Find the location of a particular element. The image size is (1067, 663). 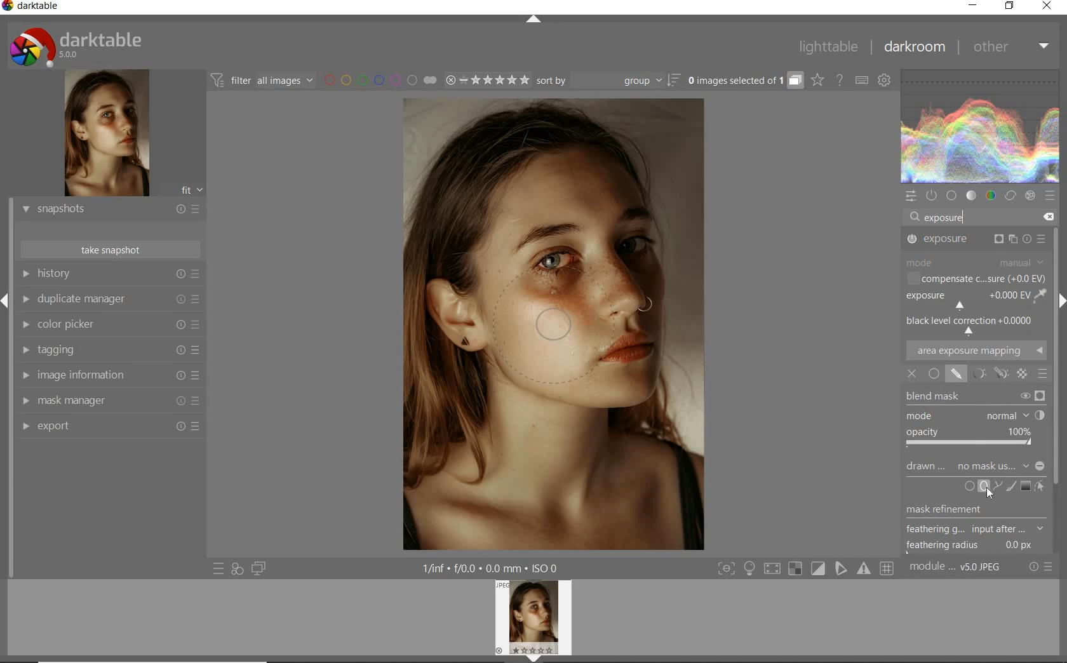

other is located at coordinates (1009, 48).